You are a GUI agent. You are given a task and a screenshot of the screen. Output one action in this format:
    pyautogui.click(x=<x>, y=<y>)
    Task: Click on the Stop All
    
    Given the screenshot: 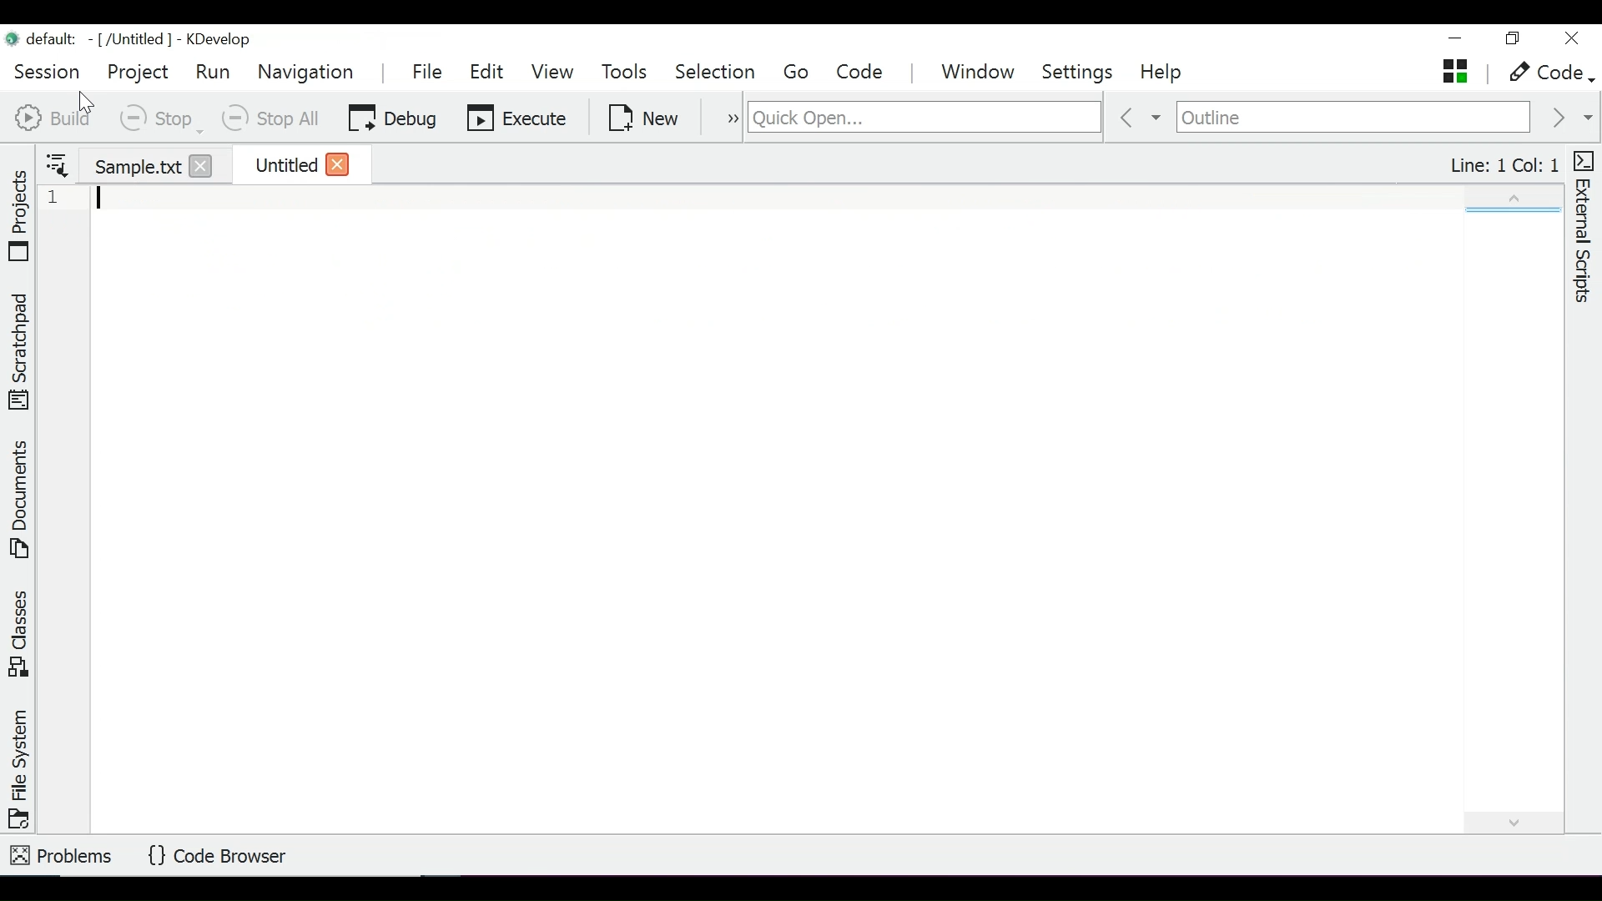 What is the action you would take?
    pyautogui.click(x=274, y=118)
    